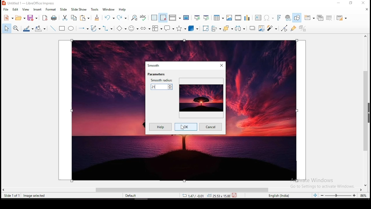 The height and width of the screenshot is (209, 371). I want to click on print, so click(53, 18).